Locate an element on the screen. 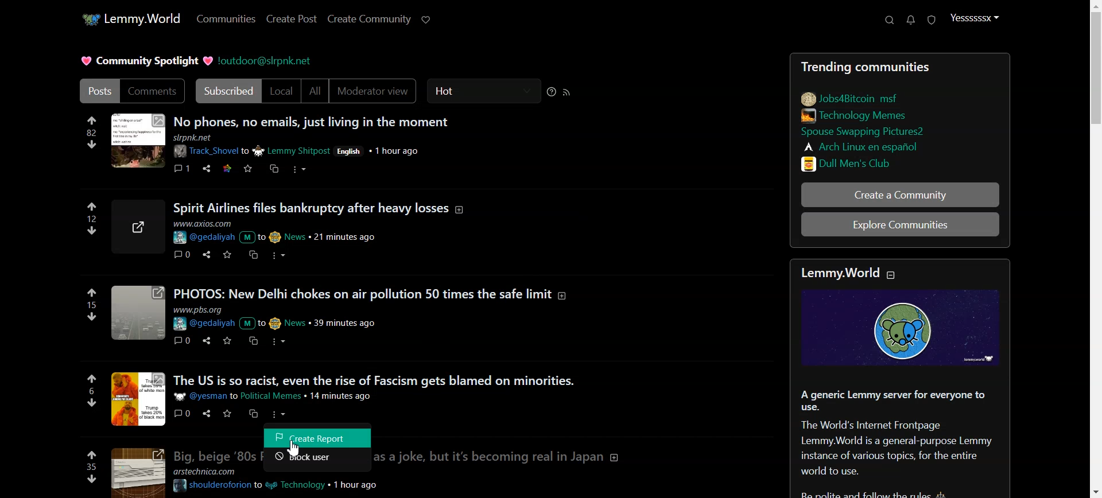 The height and width of the screenshot is (498, 1102). image is located at coordinates (137, 142).